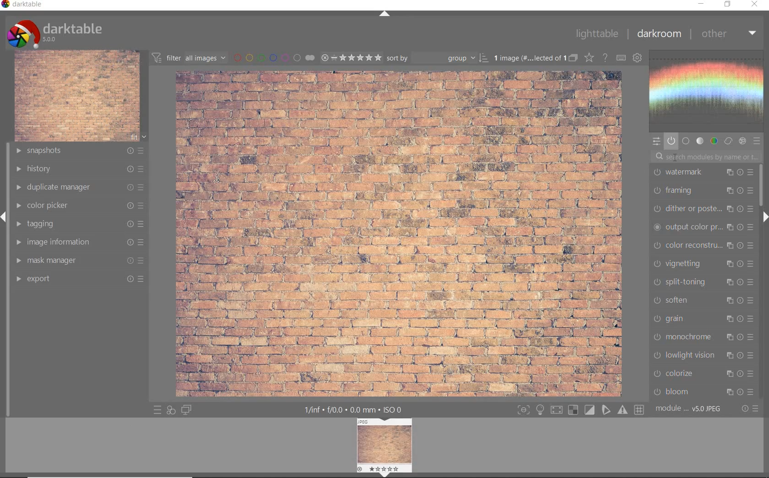  Describe the element at coordinates (596, 33) in the screenshot. I see `lighttable` at that location.